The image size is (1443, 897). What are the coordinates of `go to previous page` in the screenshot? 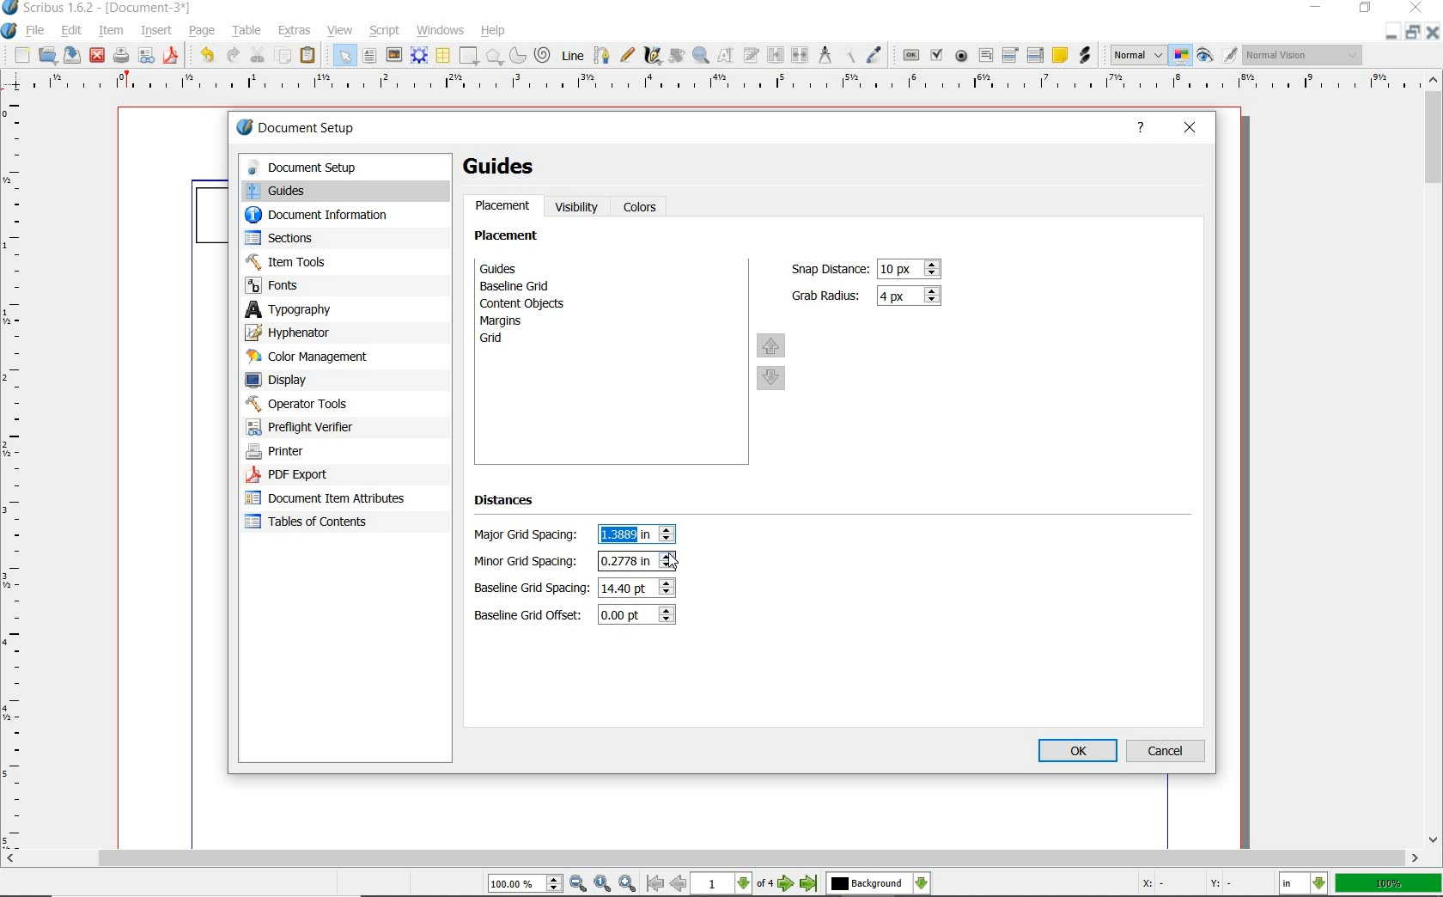 It's located at (679, 884).